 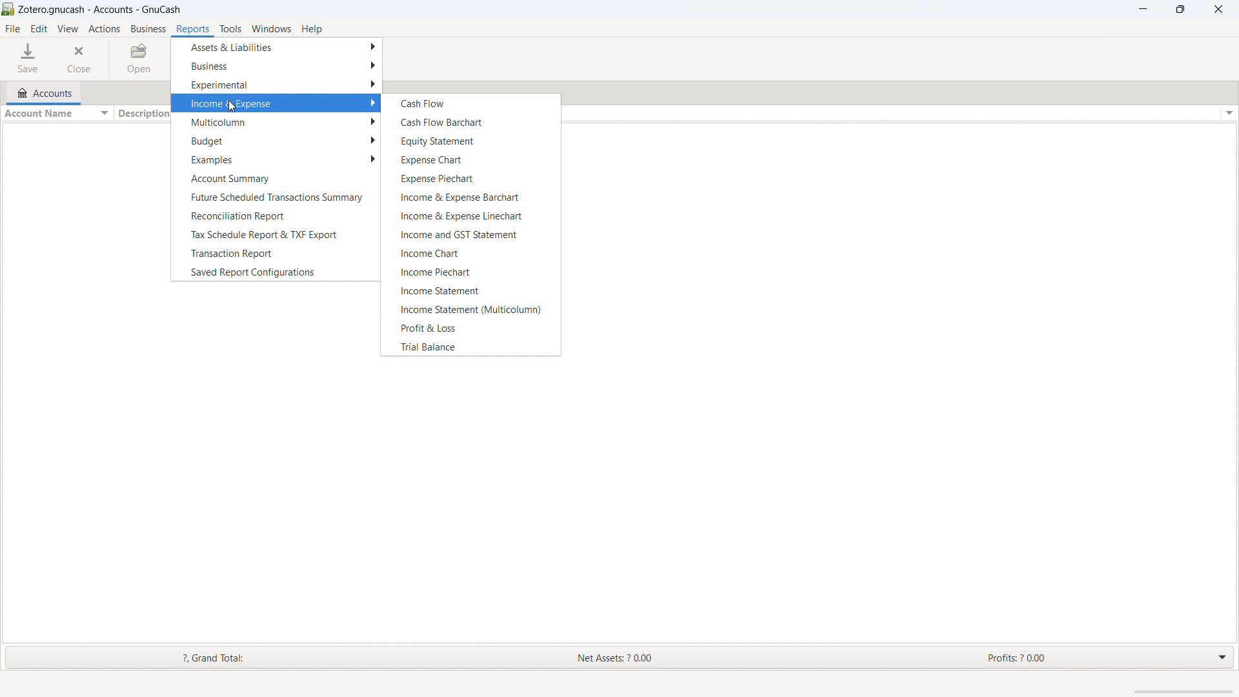 What do you see at coordinates (28, 59) in the screenshot?
I see `save` at bounding box center [28, 59].